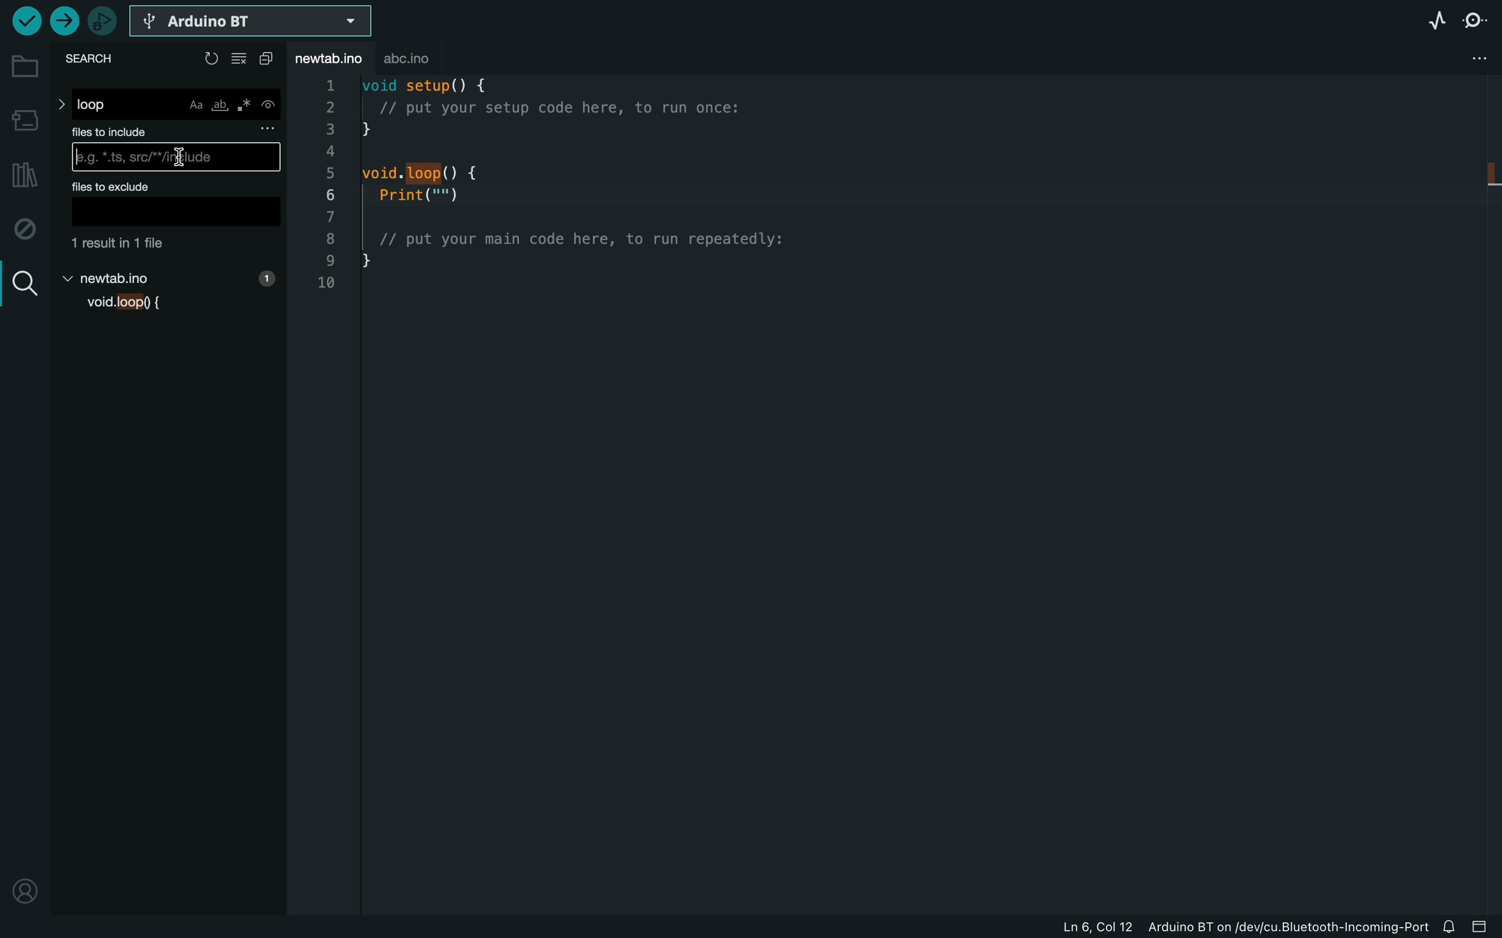 Image resolution: width=1502 pixels, height=938 pixels. Describe the element at coordinates (25, 67) in the screenshot. I see `folder` at that location.